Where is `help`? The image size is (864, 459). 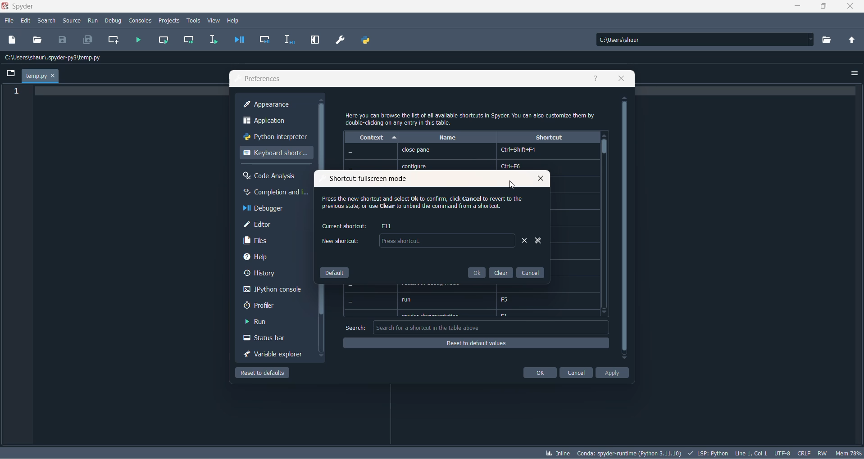 help is located at coordinates (597, 79).